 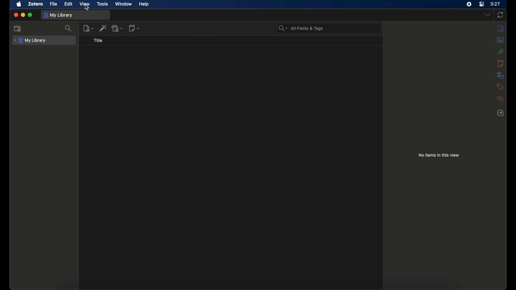 I want to click on tags, so click(x=500, y=87).